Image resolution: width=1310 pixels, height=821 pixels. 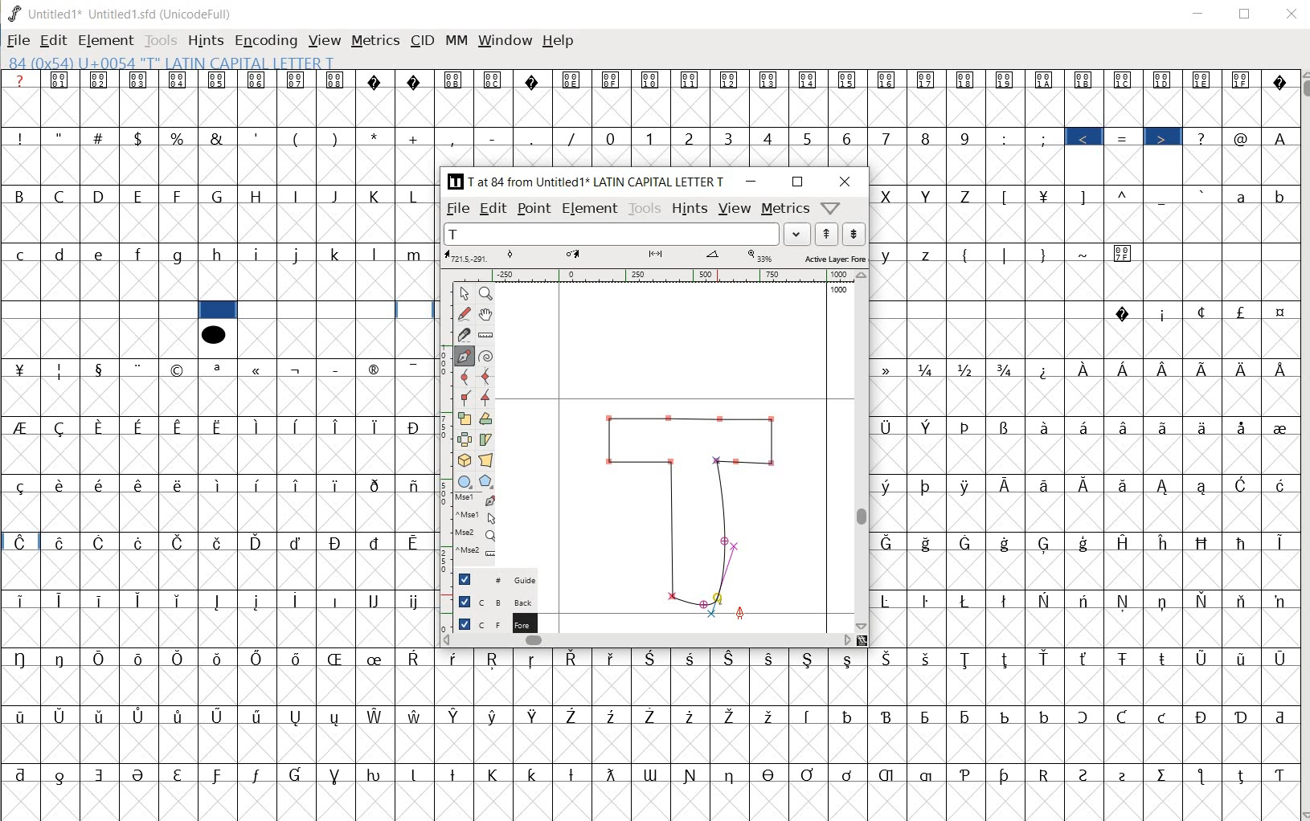 I want to click on Symbol, so click(x=140, y=541).